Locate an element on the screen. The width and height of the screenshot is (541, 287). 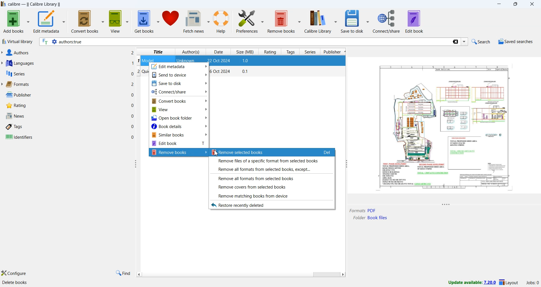
Book details is located at coordinates (179, 126).